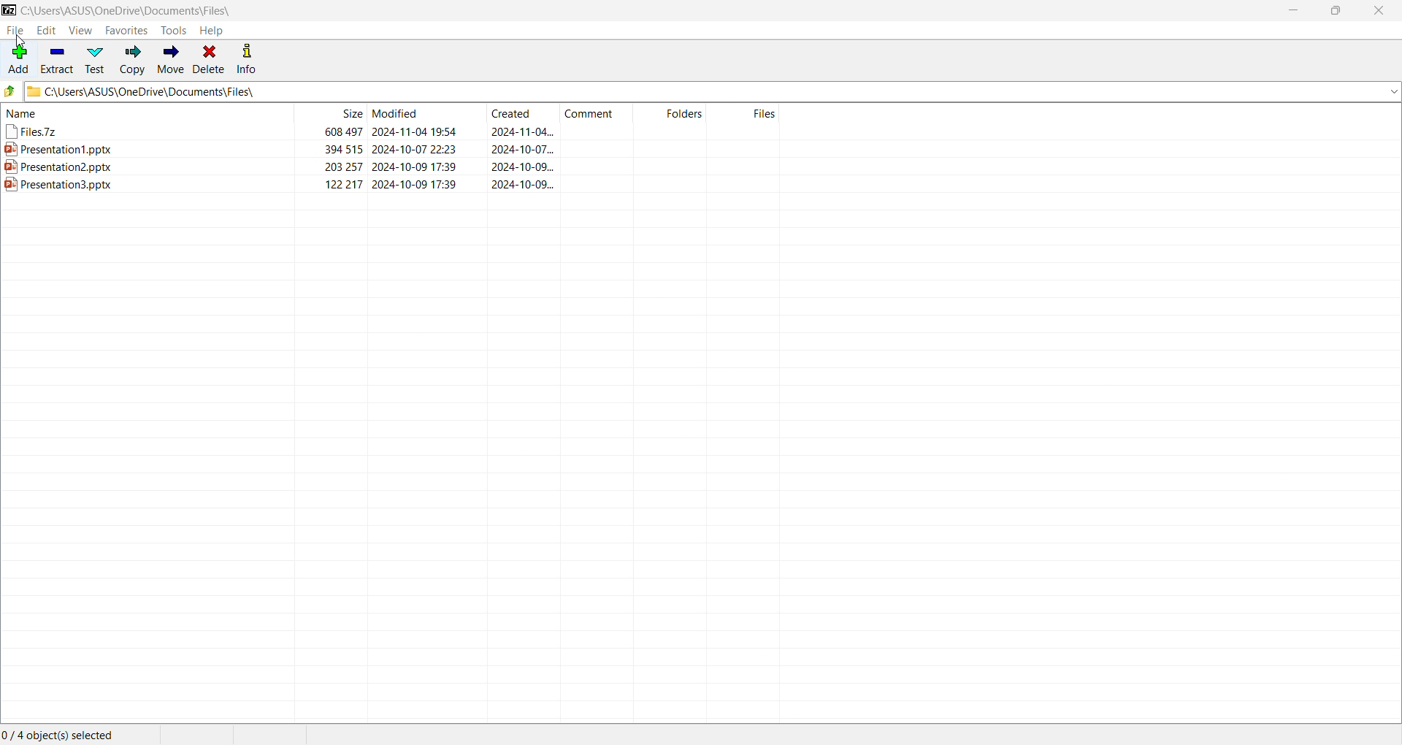  I want to click on 2024-11-04 19:54, so click(413, 131).